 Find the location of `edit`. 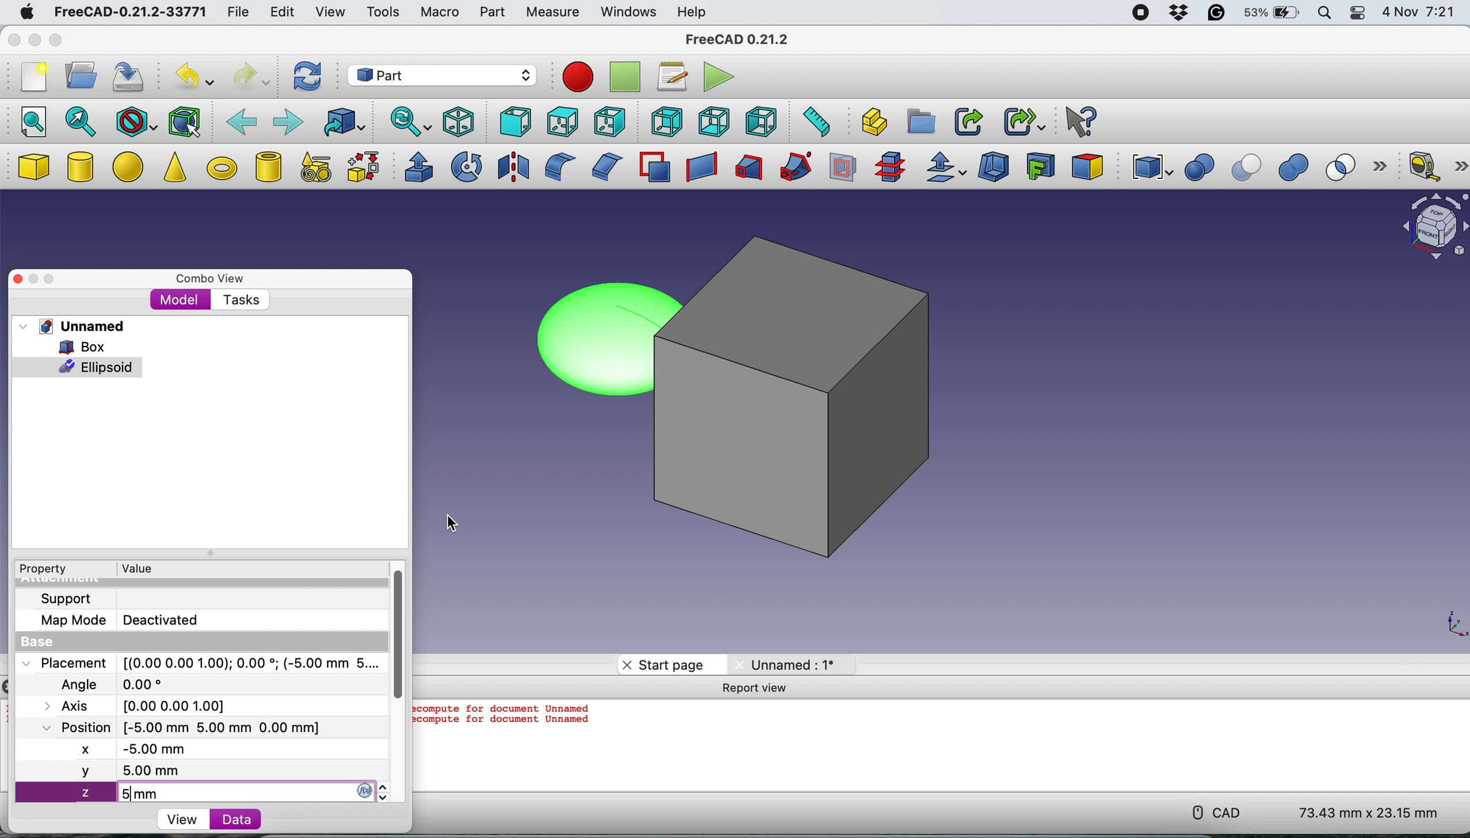

edit is located at coordinates (279, 13).